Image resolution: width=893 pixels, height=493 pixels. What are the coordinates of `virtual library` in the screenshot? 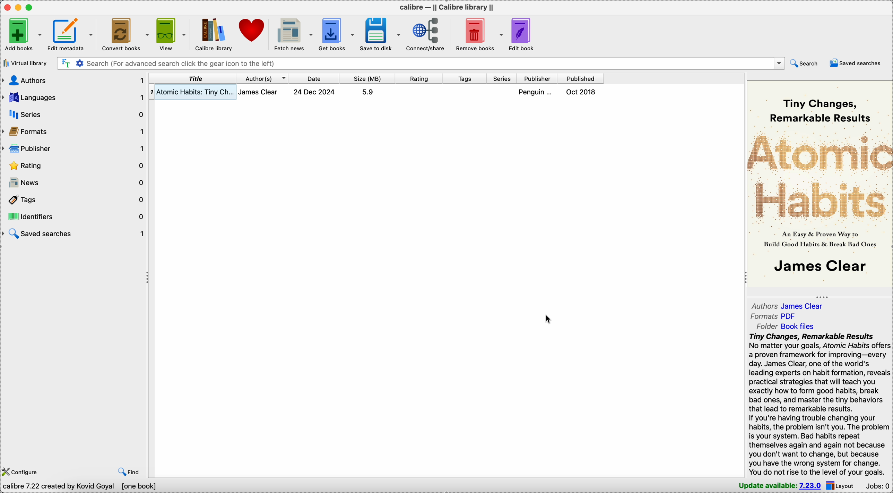 It's located at (25, 63).